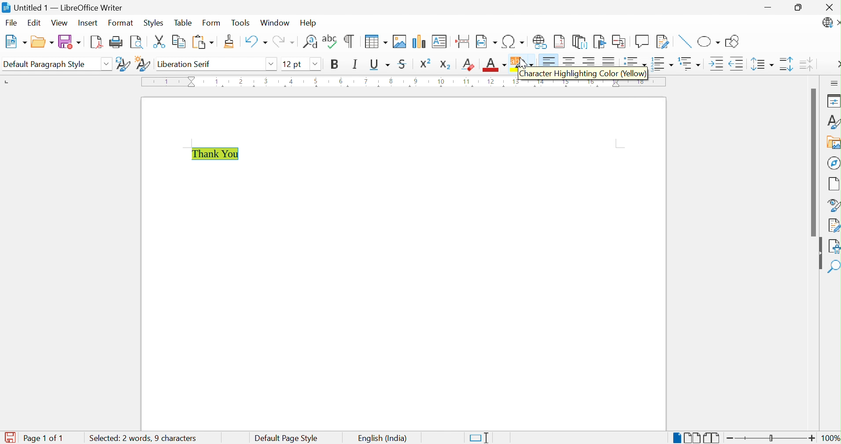 The width and height of the screenshot is (841, 444). What do you see at coordinates (786, 66) in the screenshot?
I see `Increase Paragraph Spacing` at bounding box center [786, 66].